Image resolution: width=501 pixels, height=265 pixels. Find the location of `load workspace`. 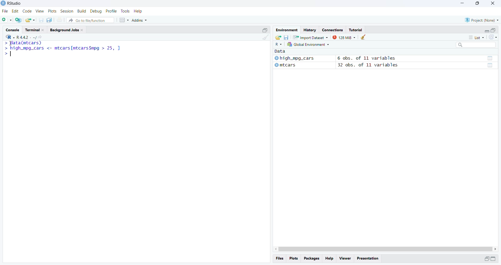

load workspace is located at coordinates (278, 37).